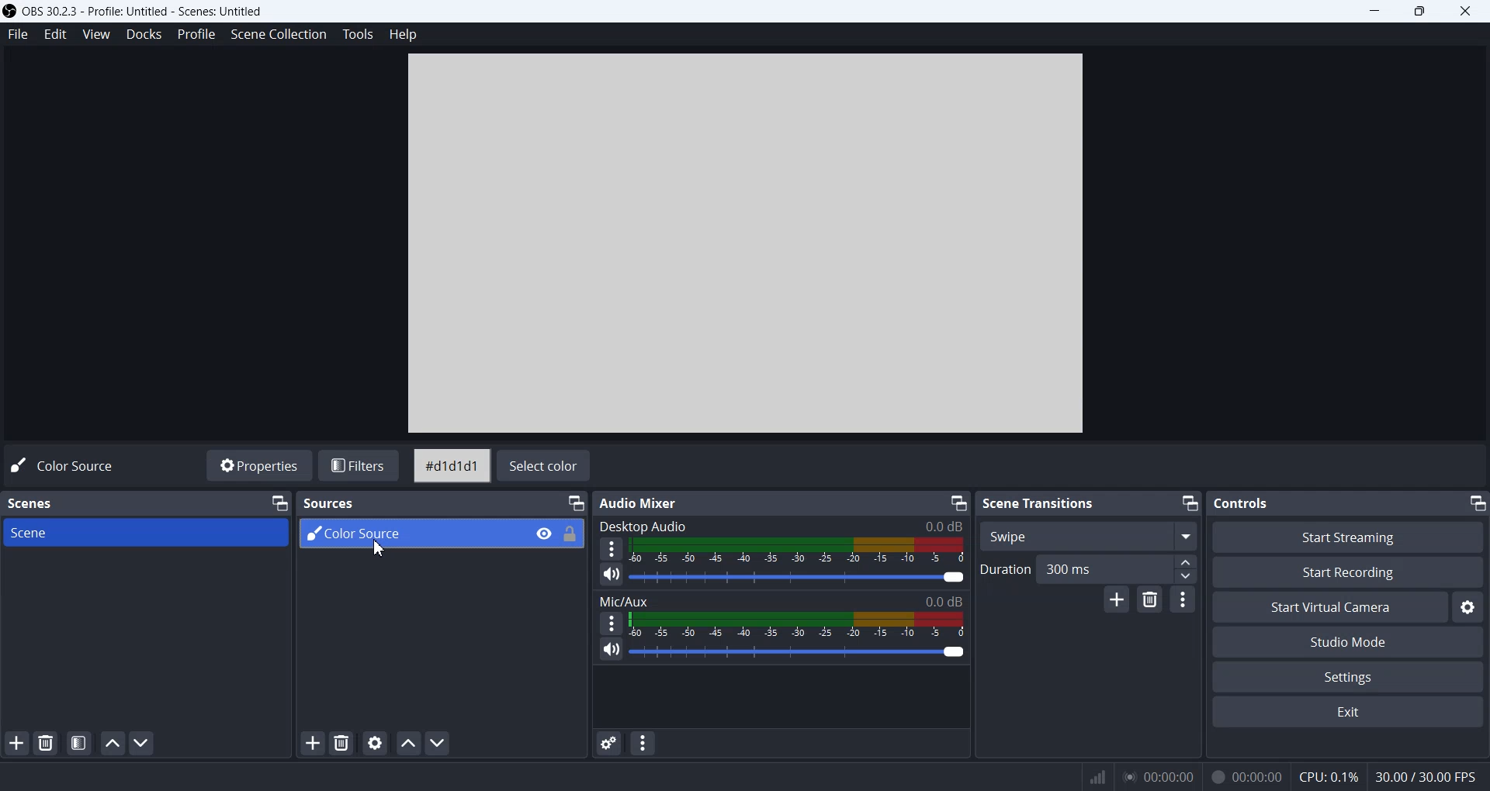 This screenshot has height=791, width=1490. I want to click on Signals, so click(1090, 775).